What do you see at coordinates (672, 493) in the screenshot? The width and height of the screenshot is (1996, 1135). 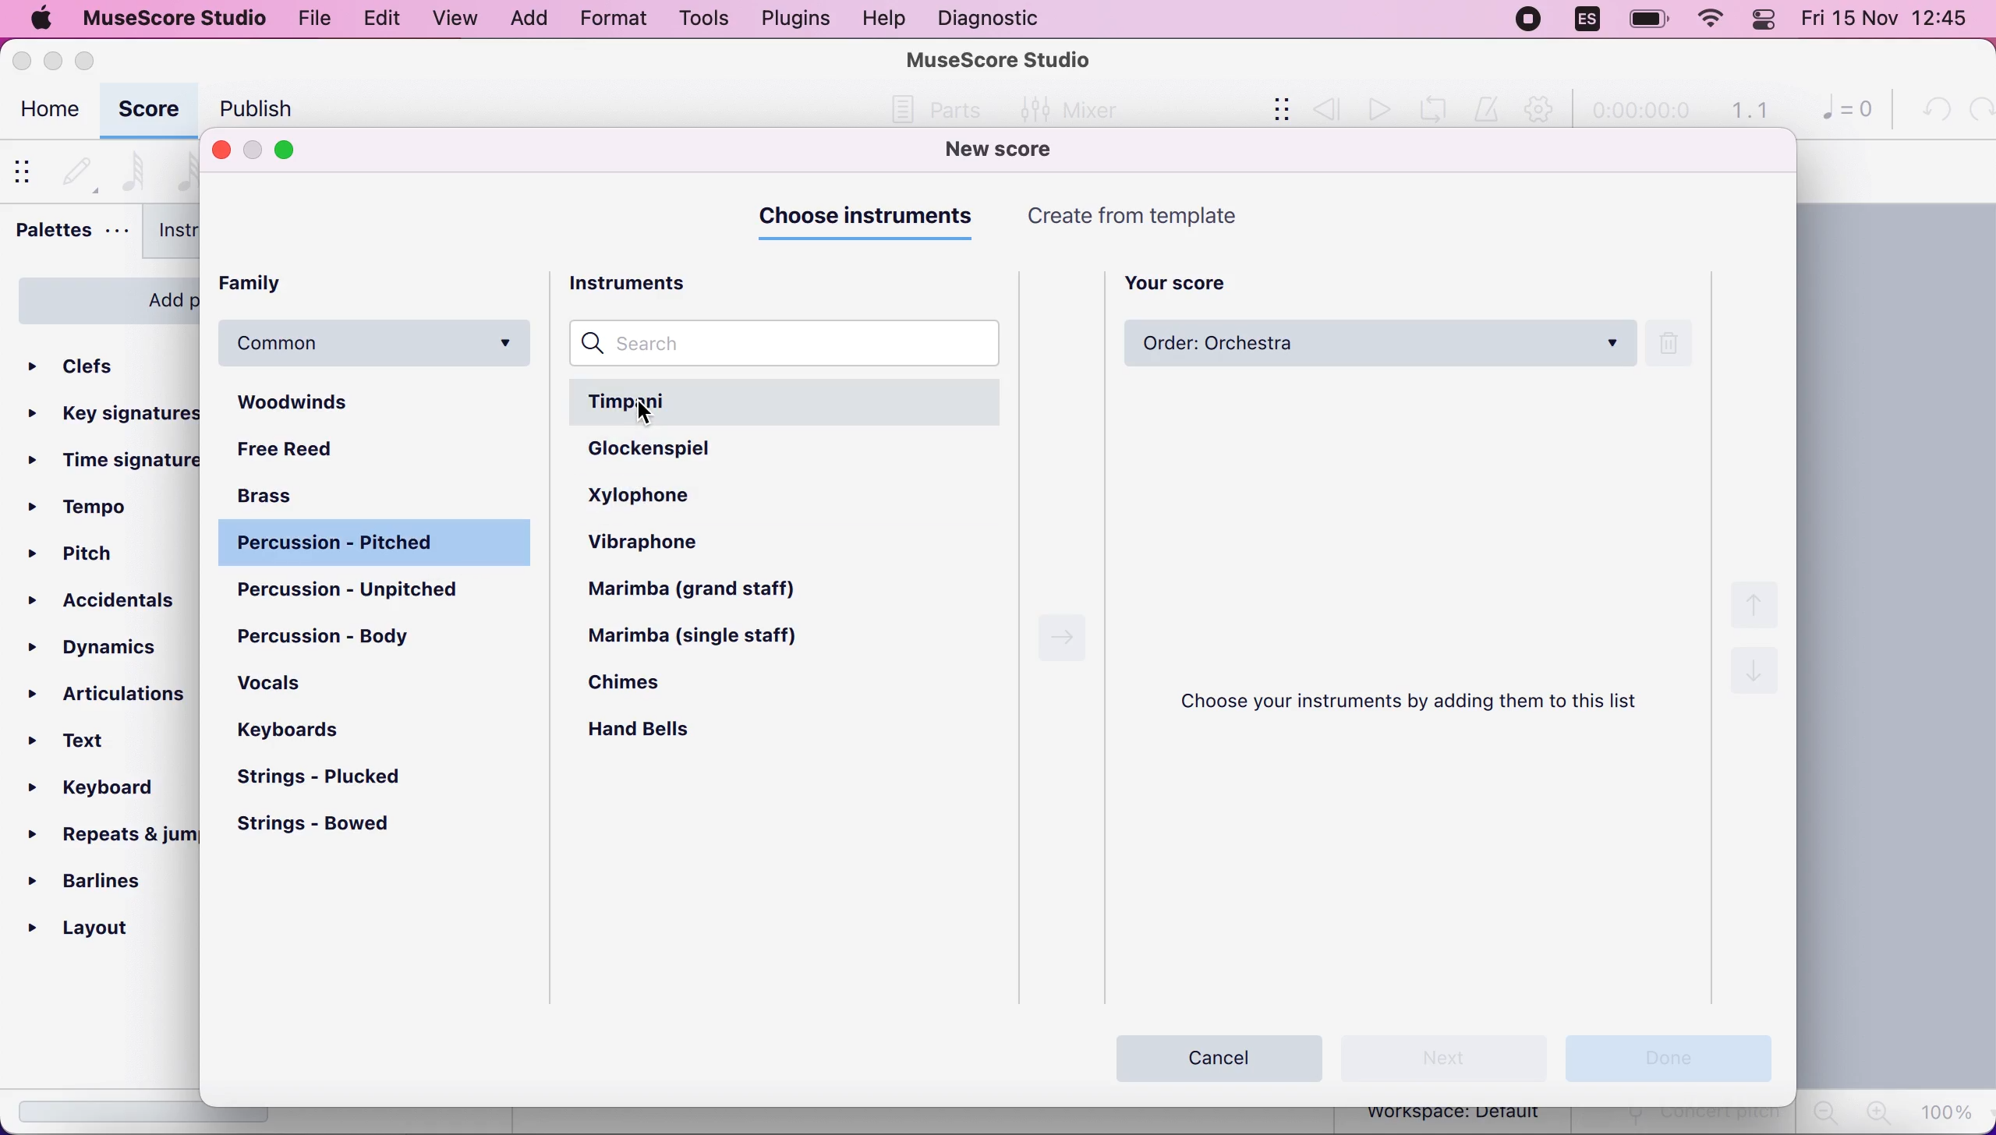 I see `xylophone` at bounding box center [672, 493].